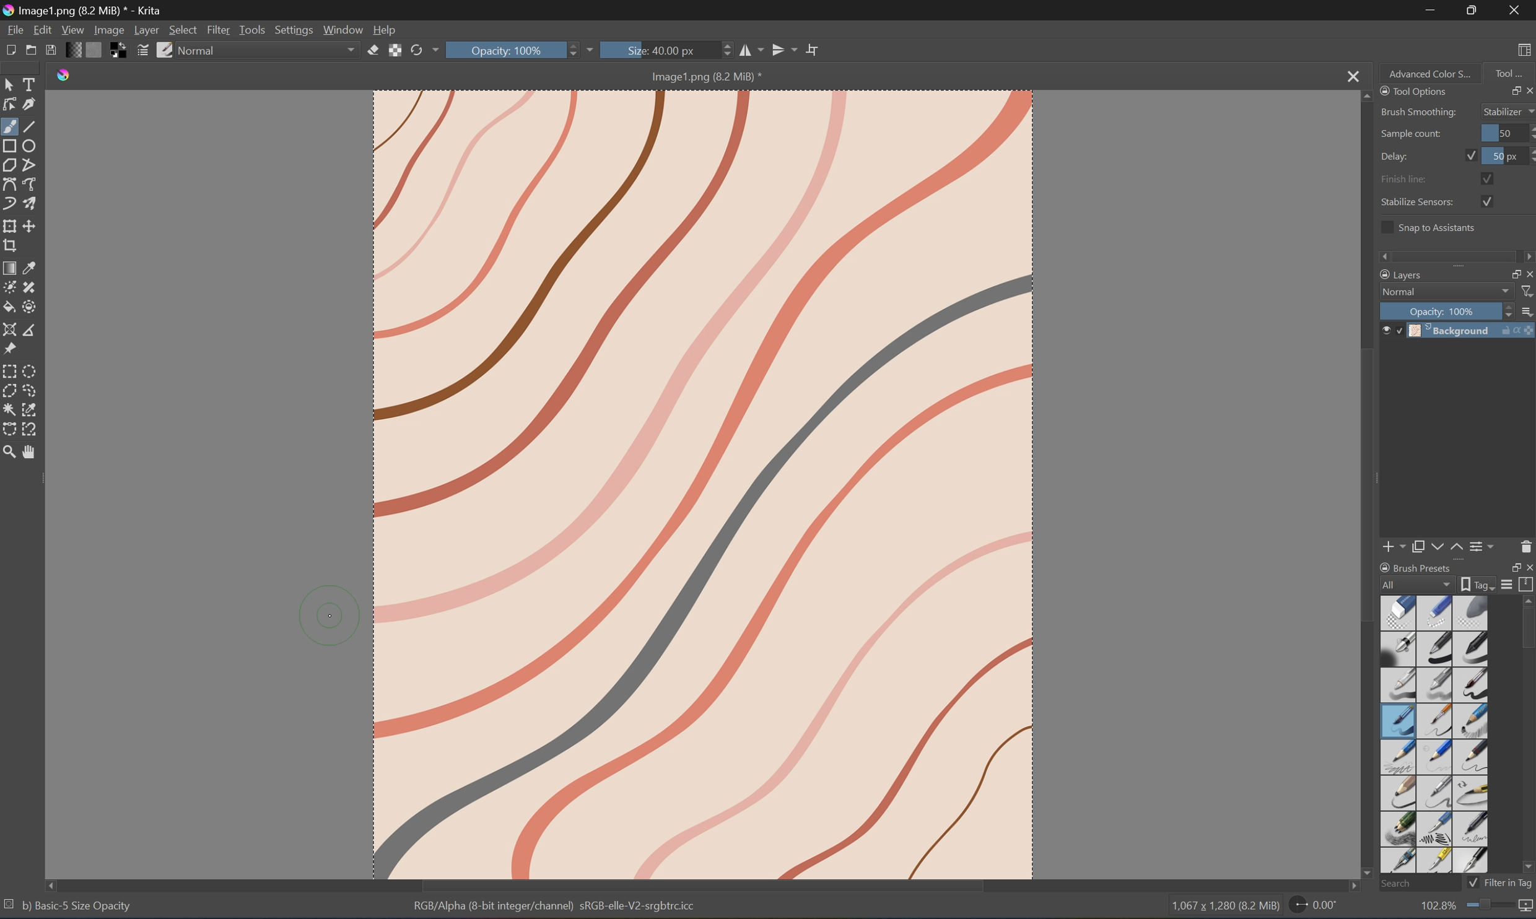  I want to click on Move the layer, so click(32, 226).